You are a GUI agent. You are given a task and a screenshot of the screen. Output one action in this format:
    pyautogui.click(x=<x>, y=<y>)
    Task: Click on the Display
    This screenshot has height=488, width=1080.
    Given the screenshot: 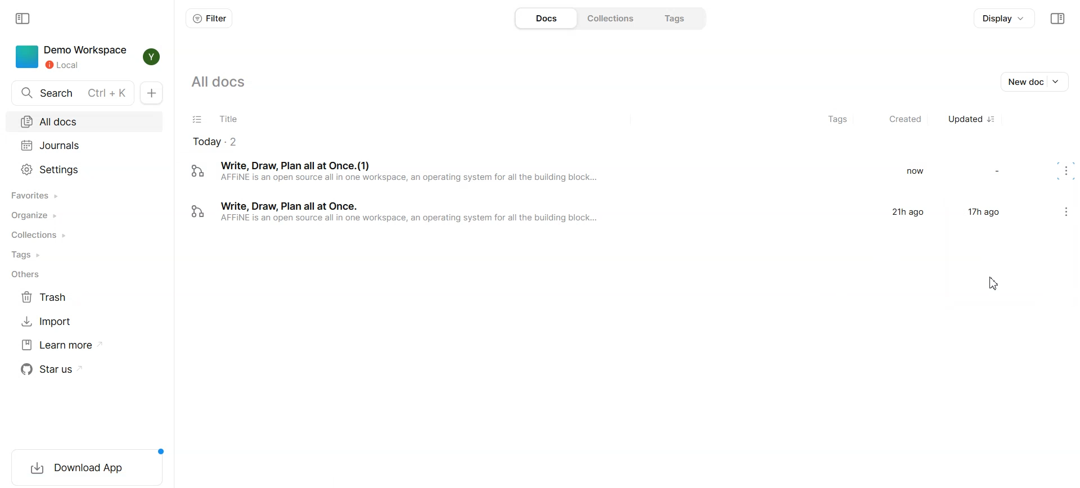 What is the action you would take?
    pyautogui.click(x=1005, y=19)
    